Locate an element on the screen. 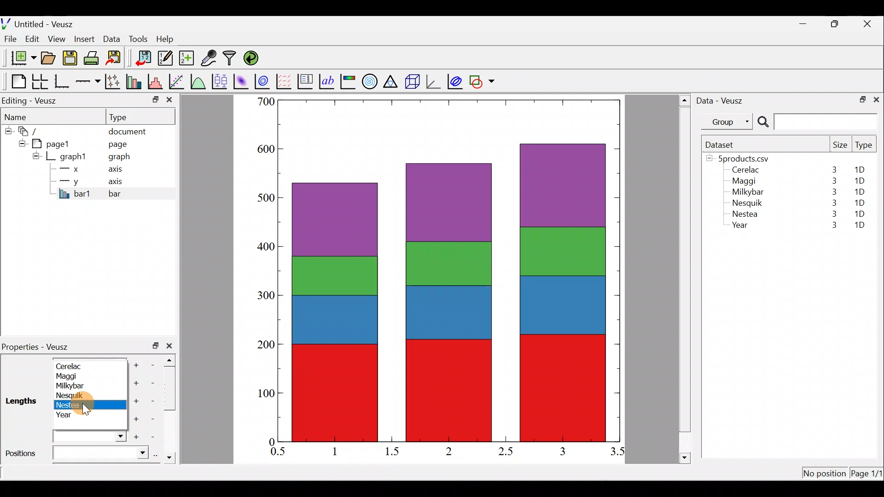 This screenshot has width=884, height=497. bar chart inserted is located at coordinates (450, 270).